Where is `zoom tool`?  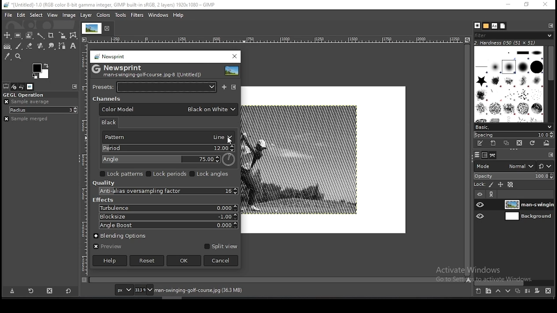
zoom tool is located at coordinates (18, 56).